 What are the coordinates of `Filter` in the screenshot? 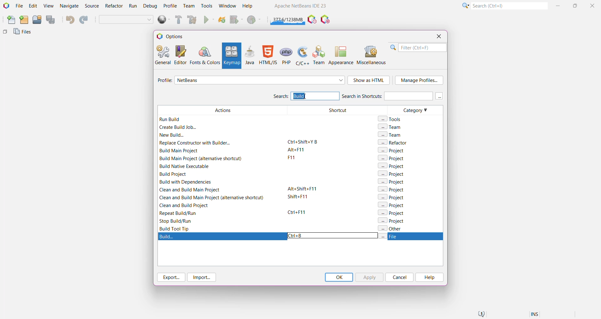 It's located at (418, 48).